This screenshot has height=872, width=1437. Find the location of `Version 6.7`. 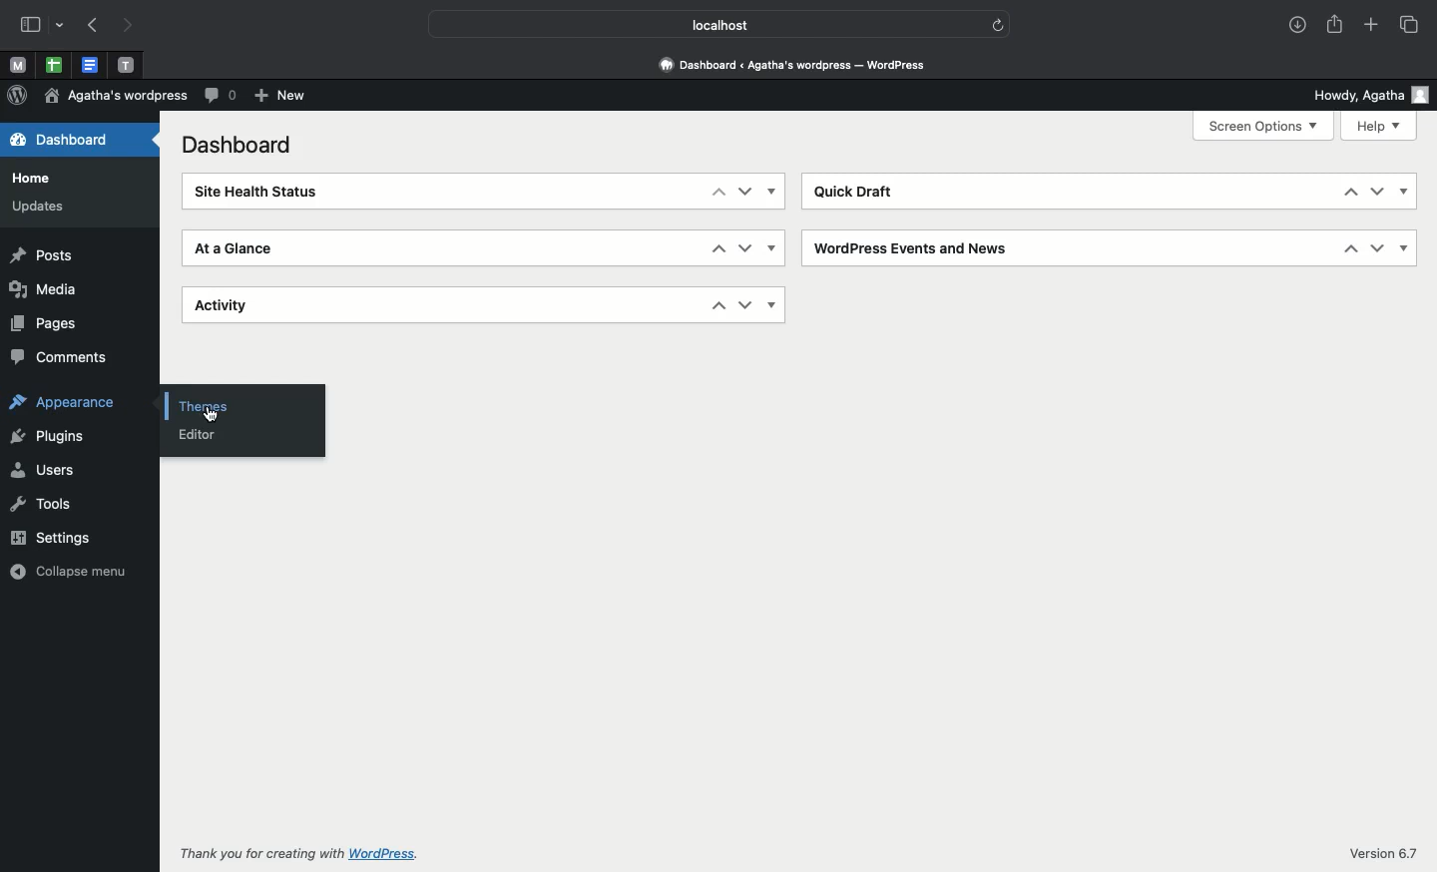

Version 6.7 is located at coordinates (1382, 849).